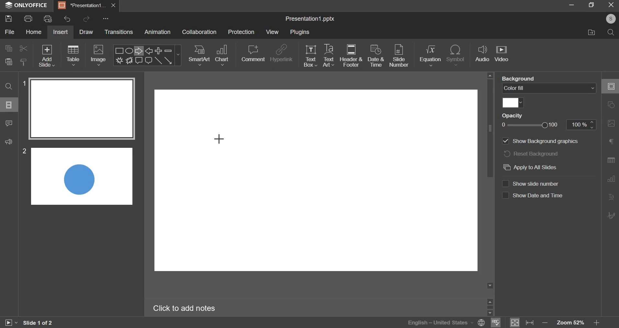  I want to click on minimize, so click(573, 5).